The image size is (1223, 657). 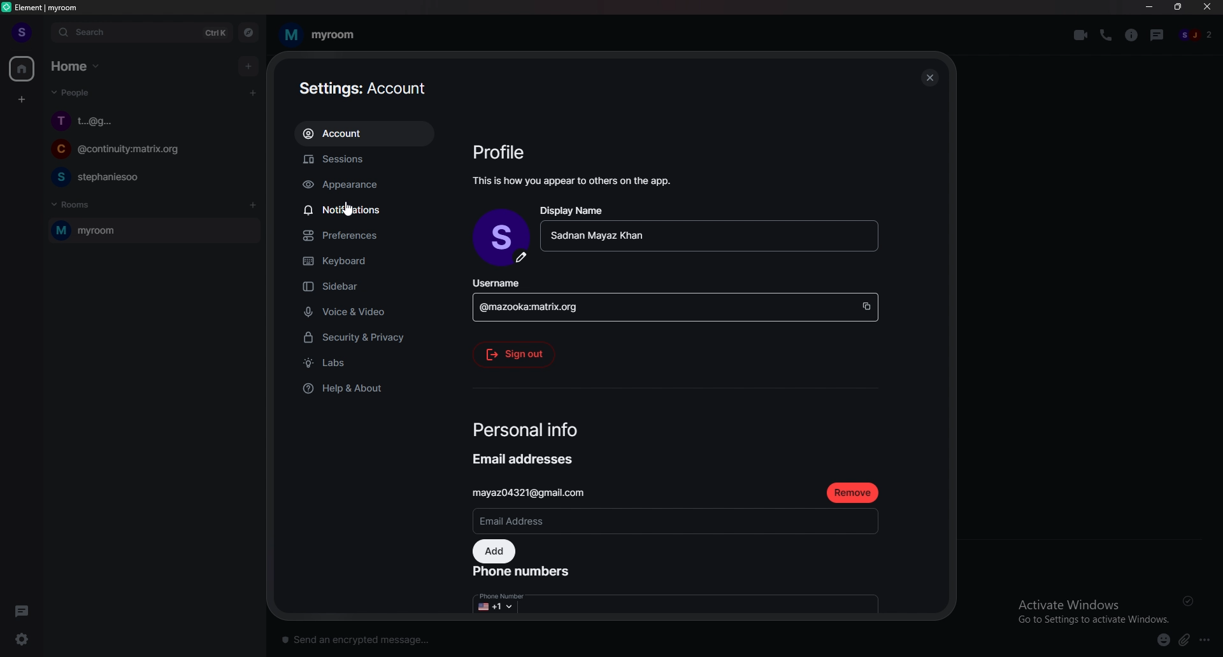 What do you see at coordinates (855, 493) in the screenshot?
I see `remove` at bounding box center [855, 493].